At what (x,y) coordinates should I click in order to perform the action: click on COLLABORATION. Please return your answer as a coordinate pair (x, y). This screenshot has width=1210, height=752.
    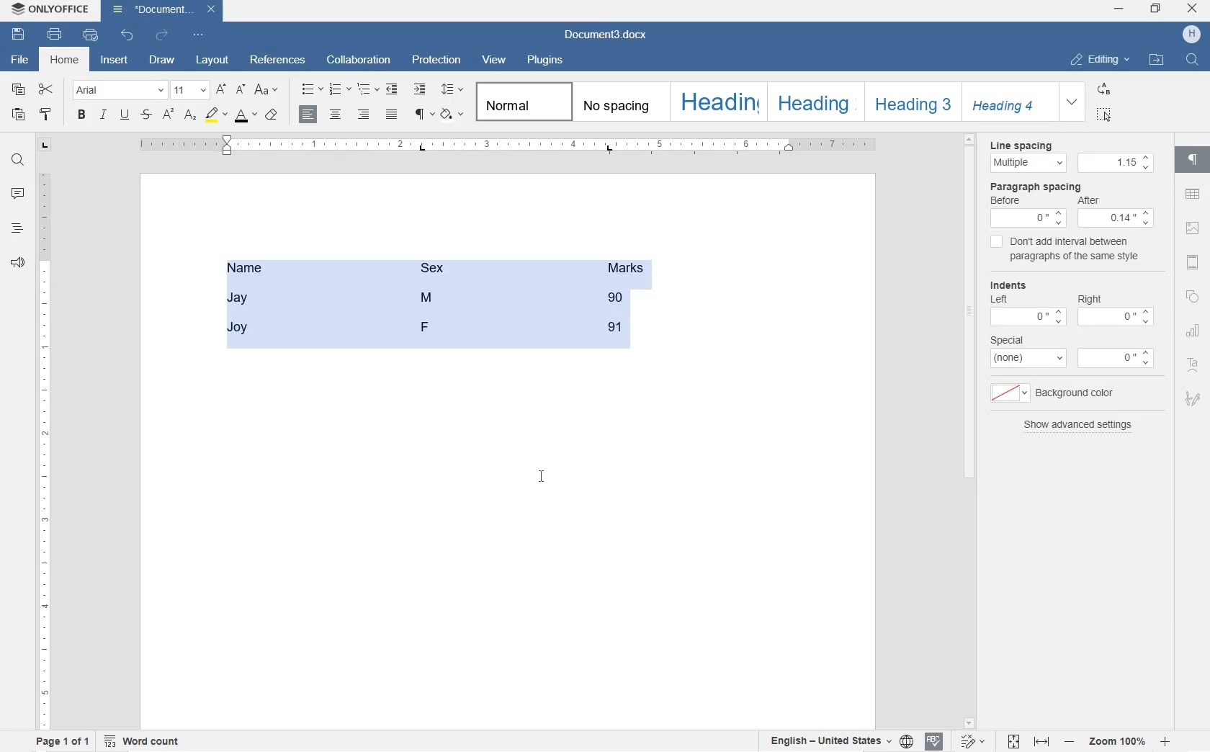
    Looking at the image, I should click on (360, 62).